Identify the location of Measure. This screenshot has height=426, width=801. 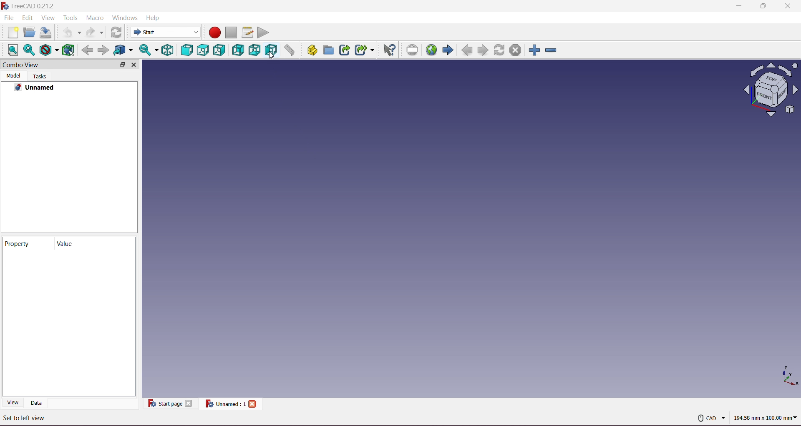
(290, 50).